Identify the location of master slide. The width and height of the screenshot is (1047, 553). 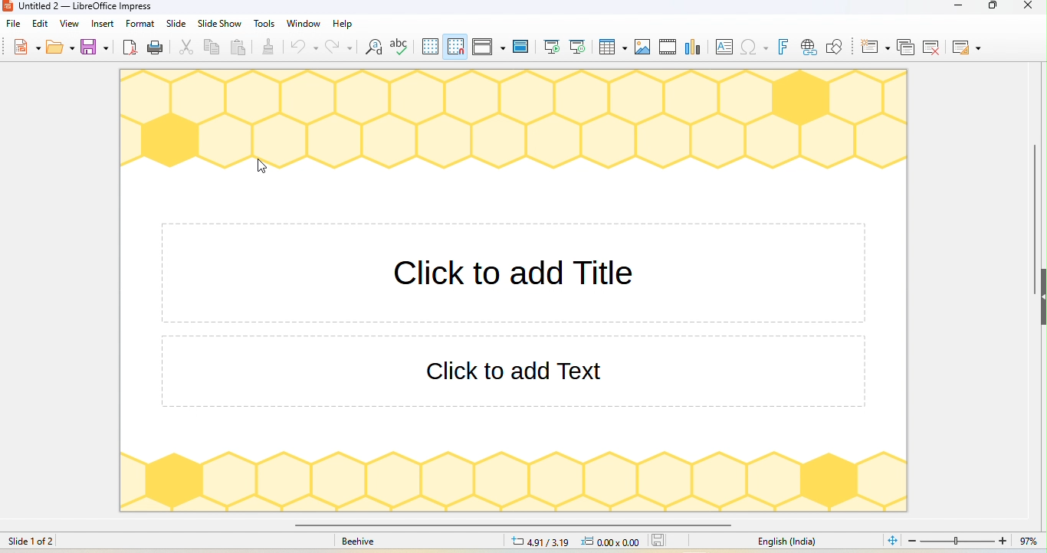
(521, 46).